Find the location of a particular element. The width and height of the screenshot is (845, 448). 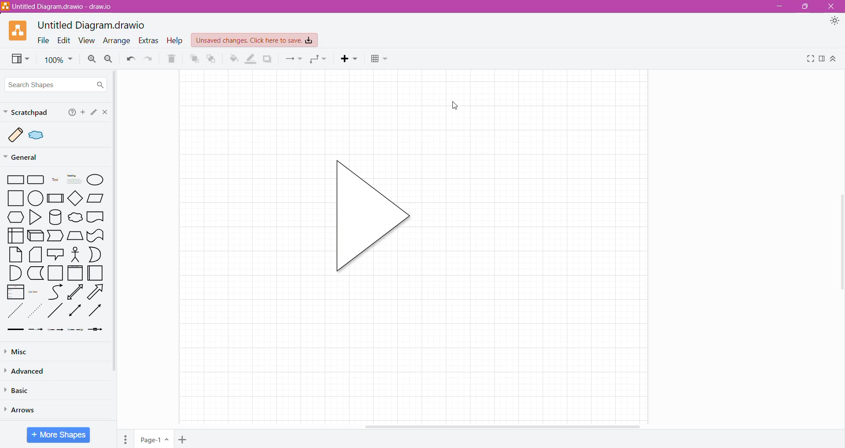

View is located at coordinates (87, 40).